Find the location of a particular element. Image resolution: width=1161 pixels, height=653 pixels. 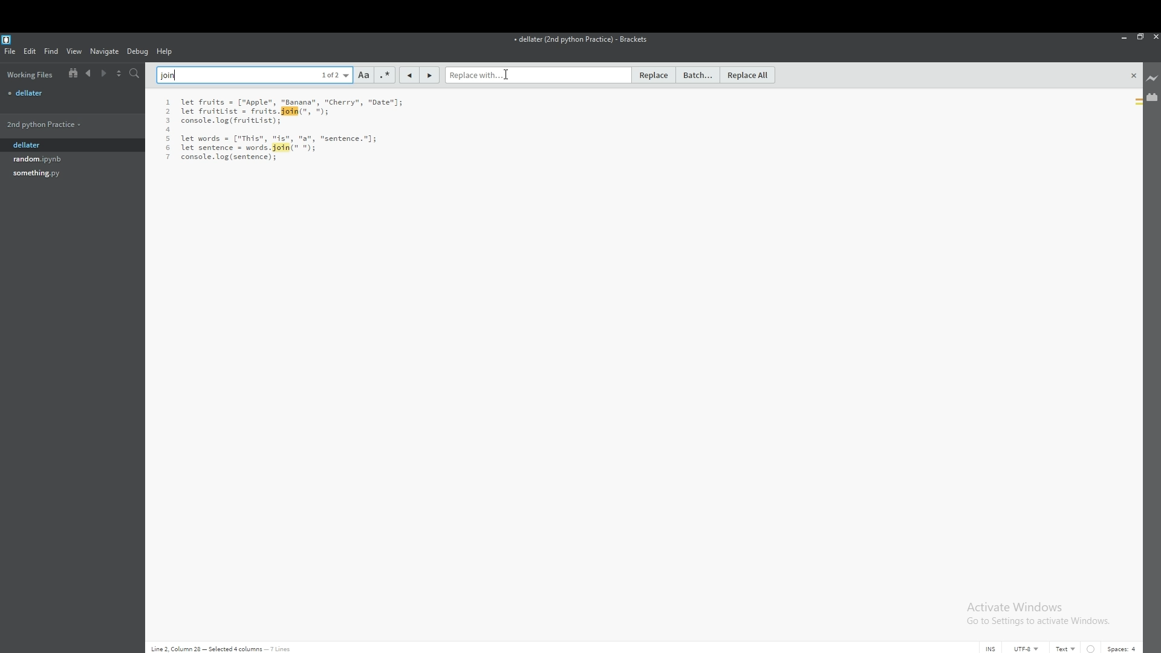

regex is located at coordinates (385, 75).